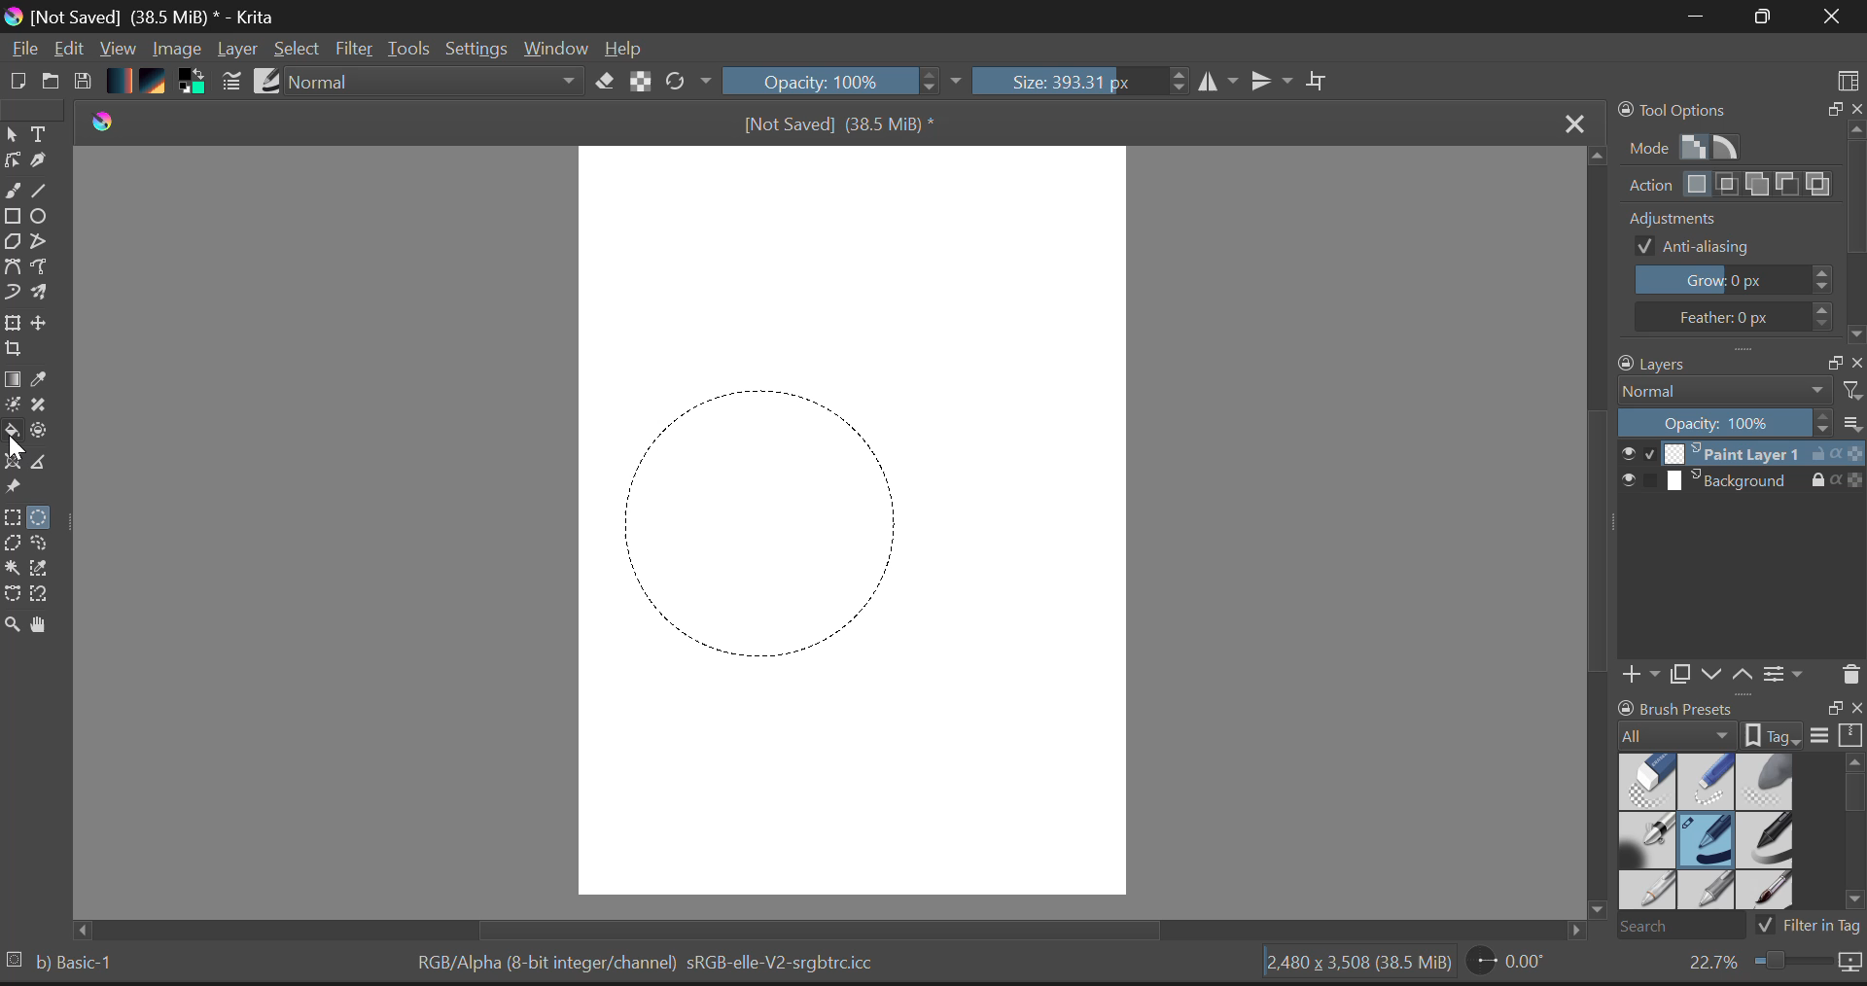  Describe the element at coordinates (12, 519) in the screenshot. I see `Rectangle Selection` at that location.